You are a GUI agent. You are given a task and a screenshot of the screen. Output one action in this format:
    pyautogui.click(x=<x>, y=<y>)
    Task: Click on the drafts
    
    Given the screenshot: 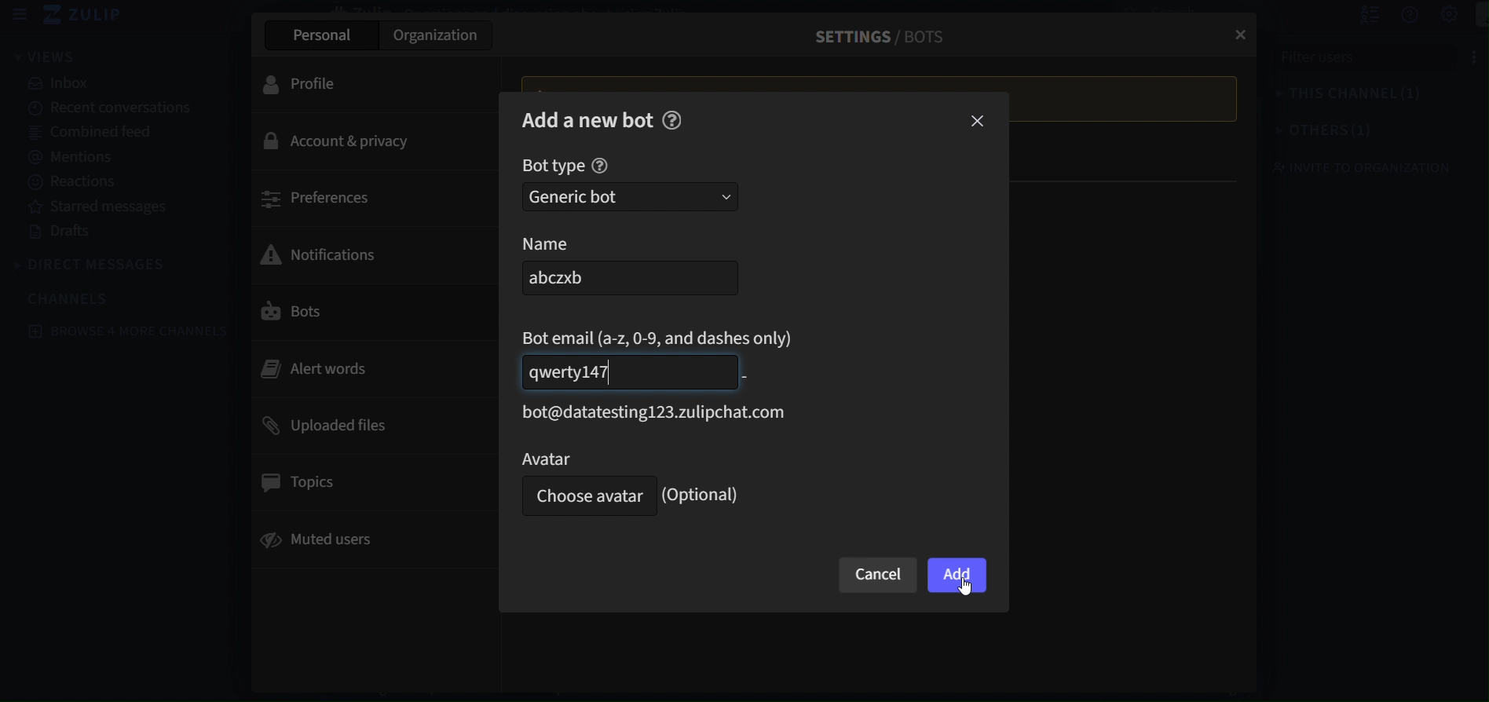 What is the action you would take?
    pyautogui.click(x=112, y=232)
    